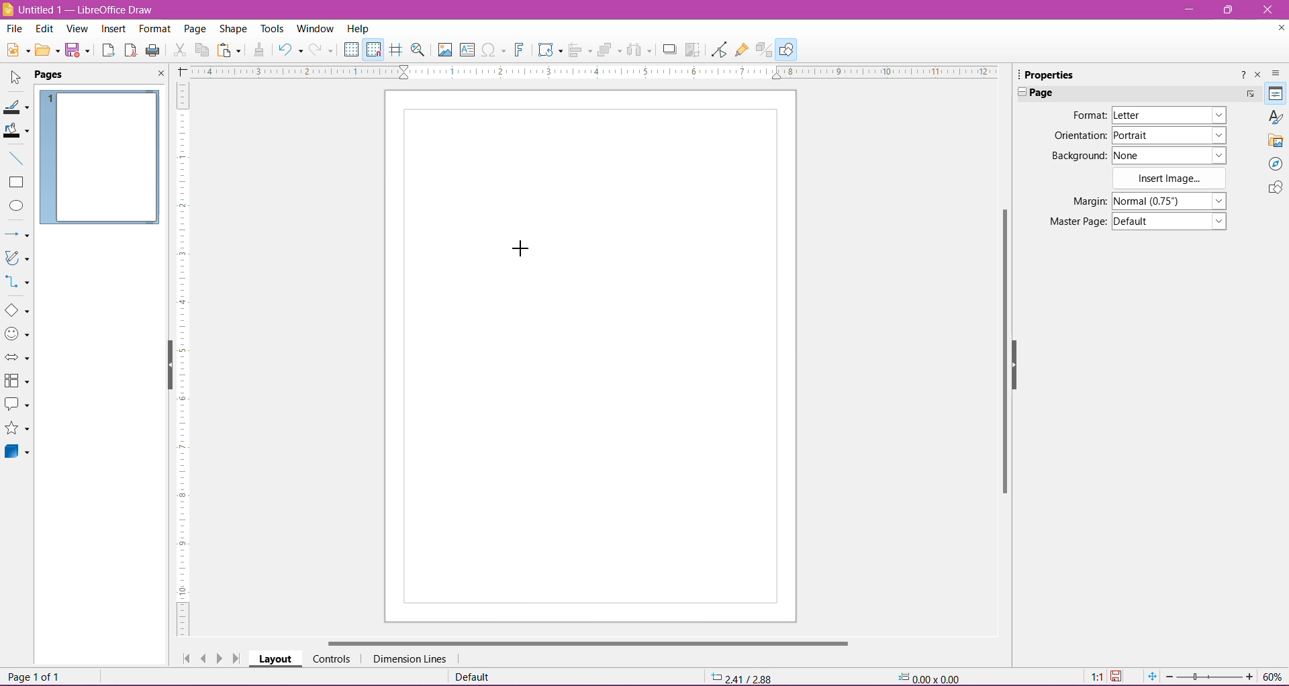 This screenshot has height=686, width=1289. What do you see at coordinates (46, 51) in the screenshot?
I see `Open` at bounding box center [46, 51].